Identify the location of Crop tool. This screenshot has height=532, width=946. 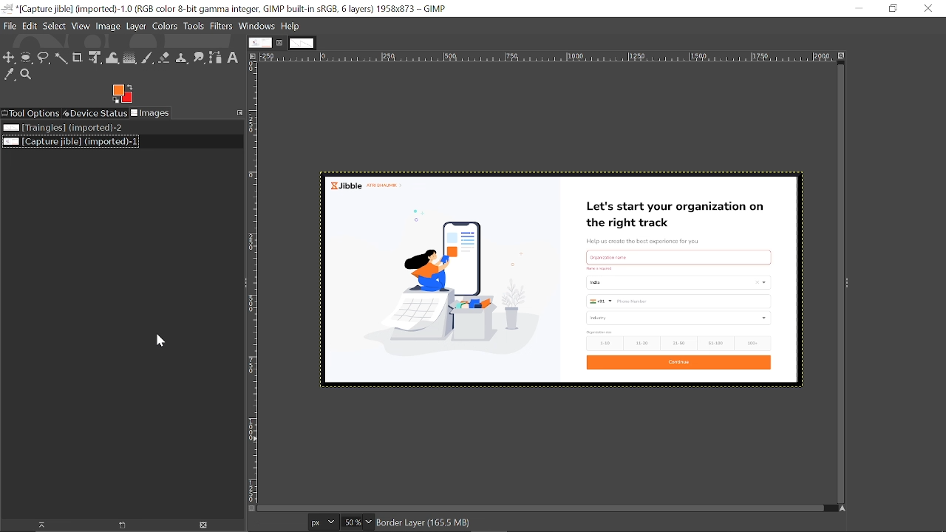
(78, 58).